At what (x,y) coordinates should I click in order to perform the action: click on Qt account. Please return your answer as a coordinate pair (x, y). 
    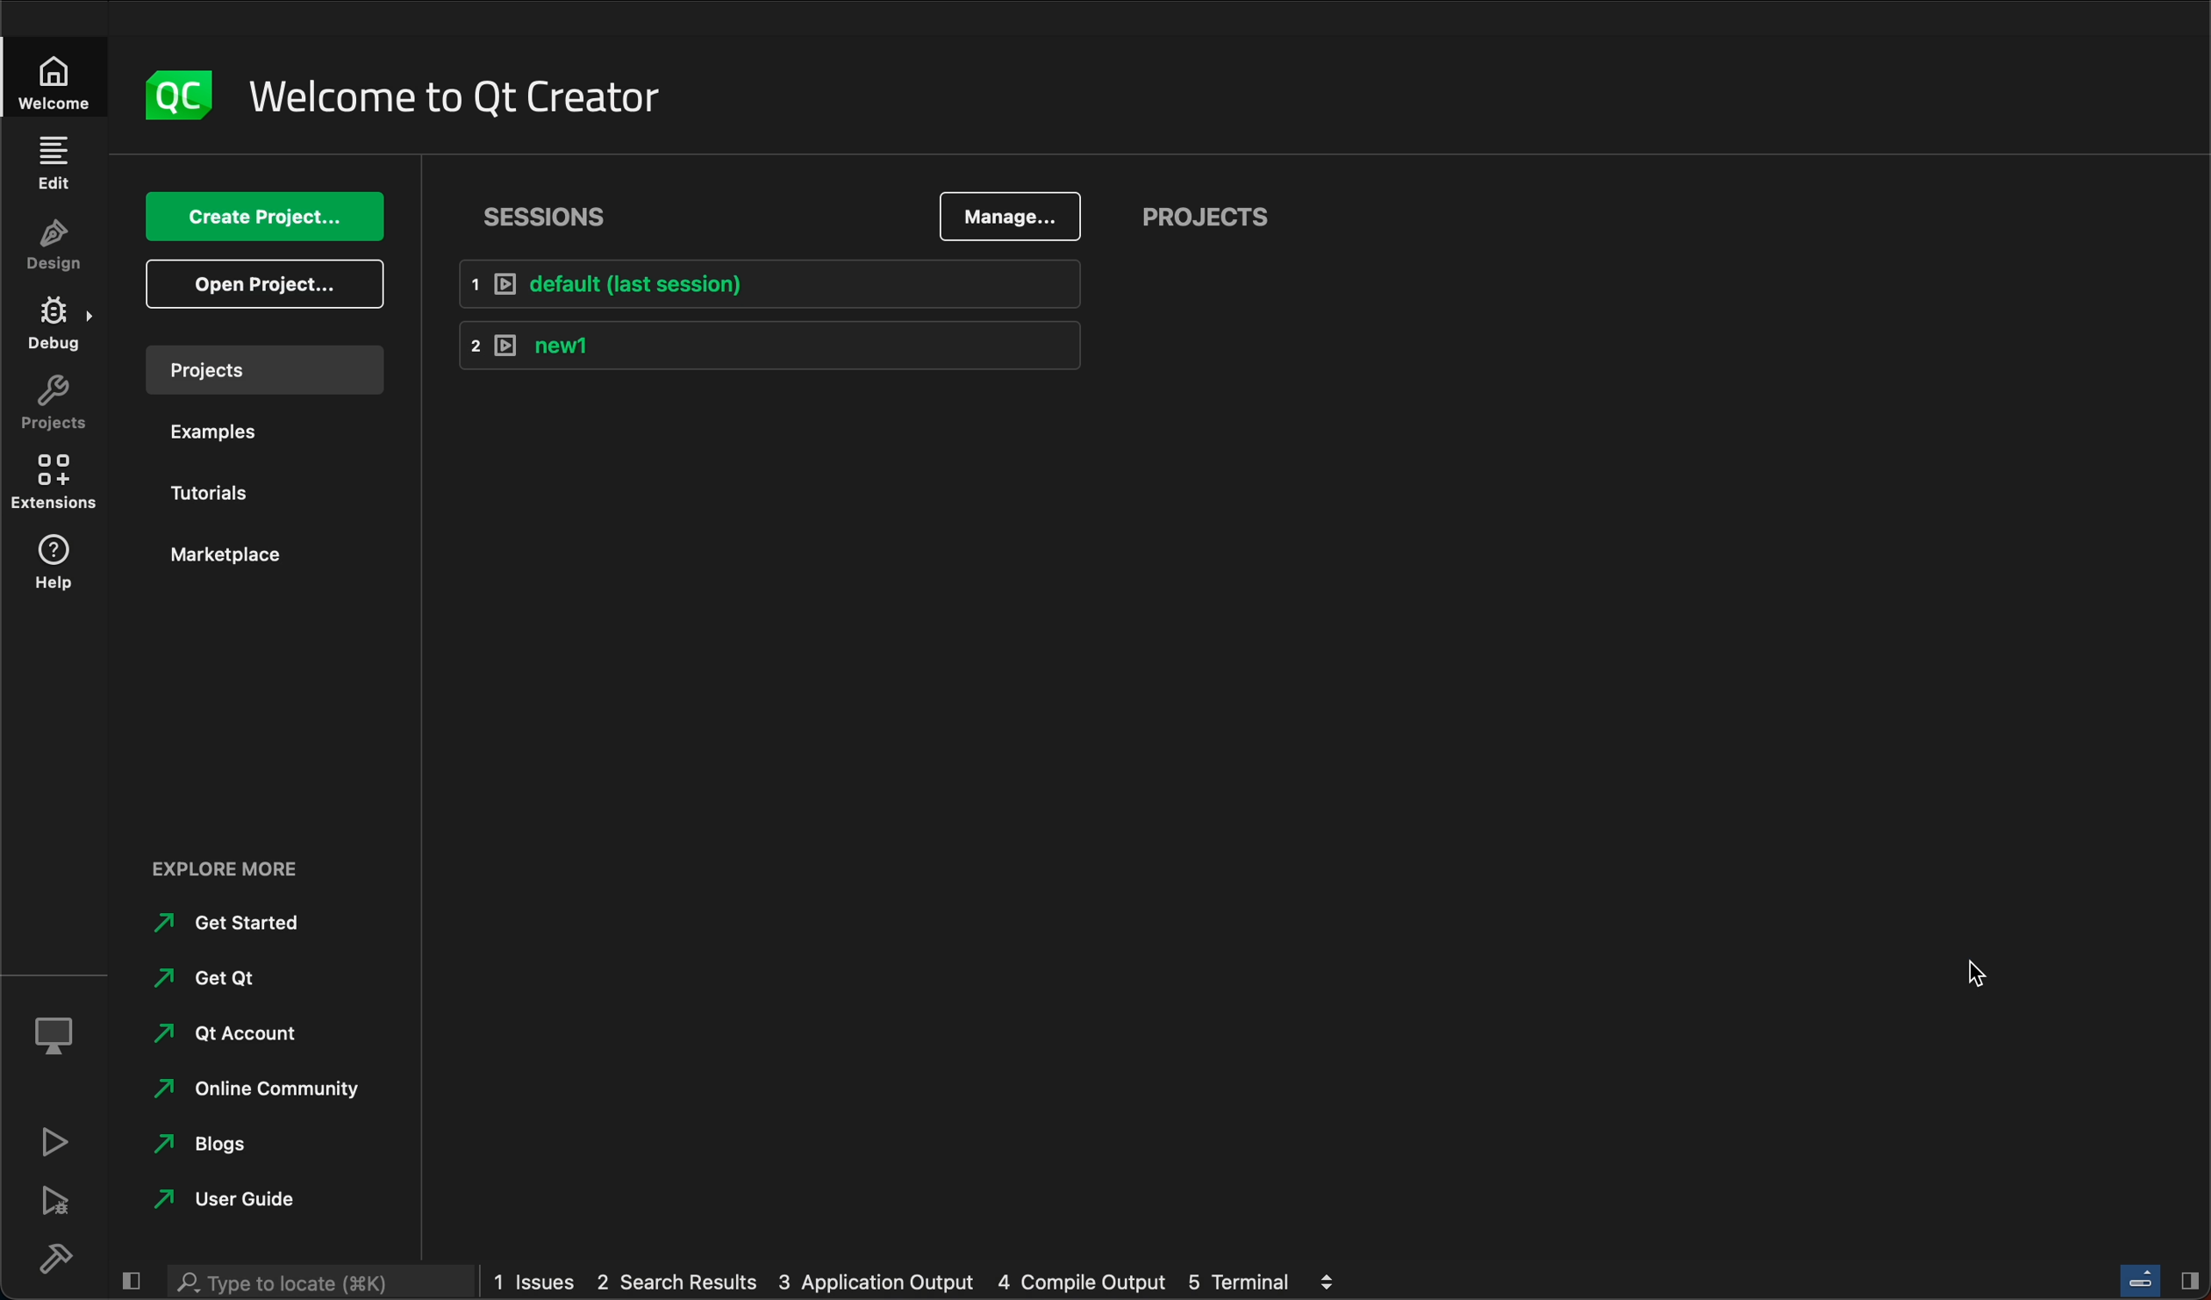
    Looking at the image, I should click on (245, 1030).